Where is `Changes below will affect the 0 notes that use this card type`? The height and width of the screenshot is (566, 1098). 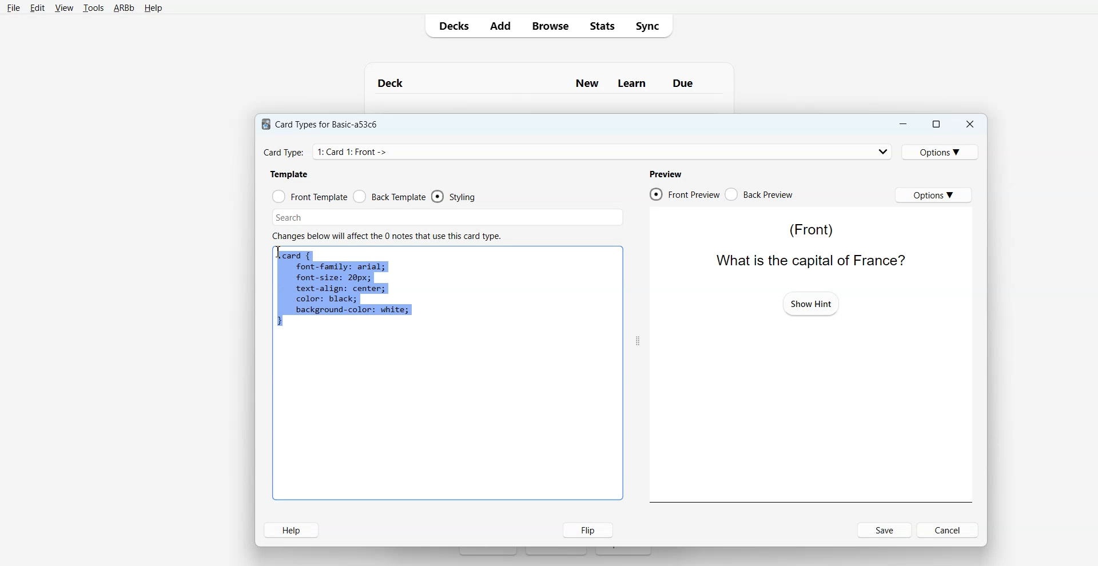 Changes below will affect the 0 notes that use this card type is located at coordinates (391, 236).